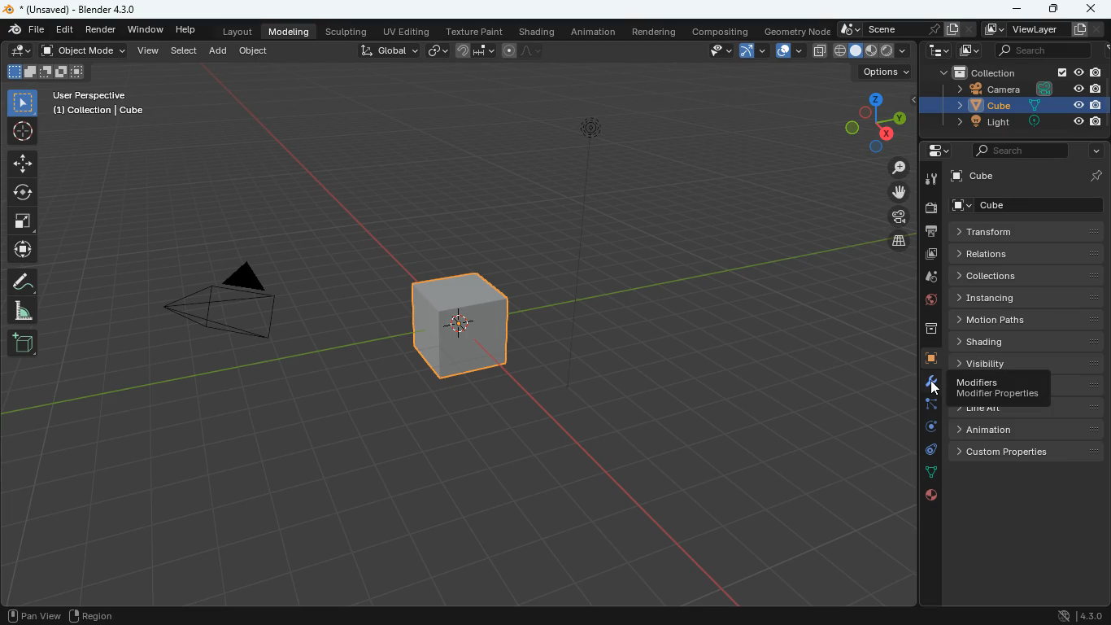 This screenshot has height=625, width=1111. What do you see at coordinates (1093, 8) in the screenshot?
I see `close` at bounding box center [1093, 8].